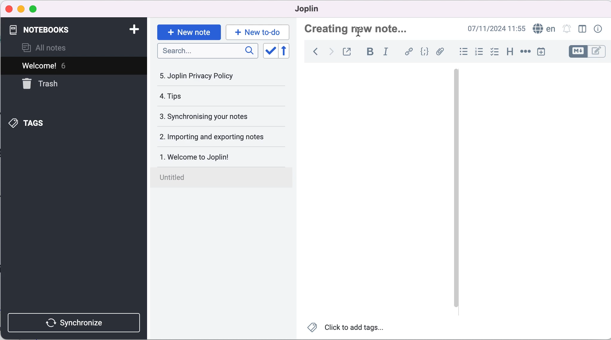 This screenshot has height=340, width=611. What do you see at coordinates (367, 29) in the screenshot?
I see `creating new note` at bounding box center [367, 29].